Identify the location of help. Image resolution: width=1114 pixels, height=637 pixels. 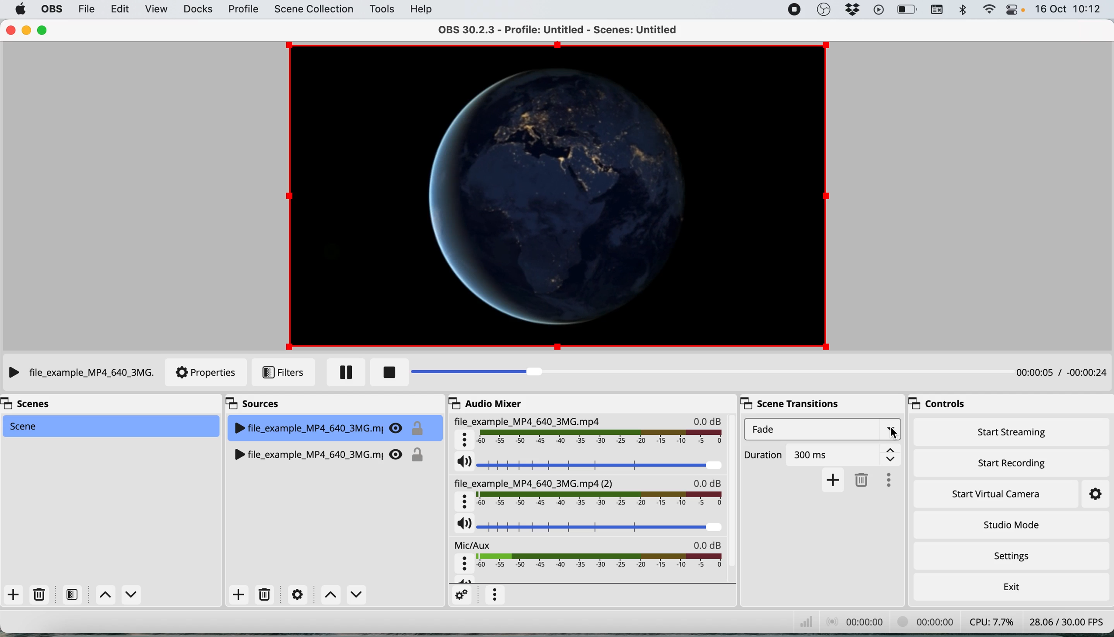
(424, 9).